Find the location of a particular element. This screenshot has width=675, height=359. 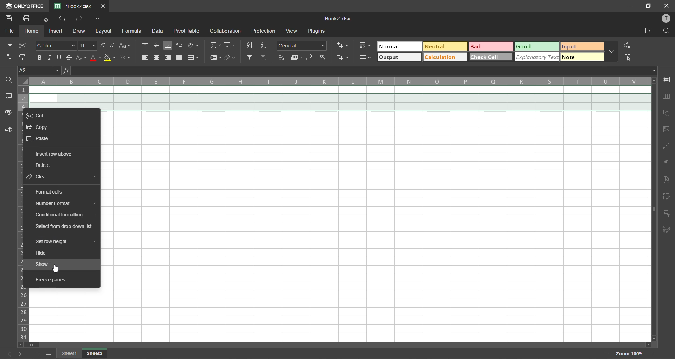

bad is located at coordinates (490, 46).